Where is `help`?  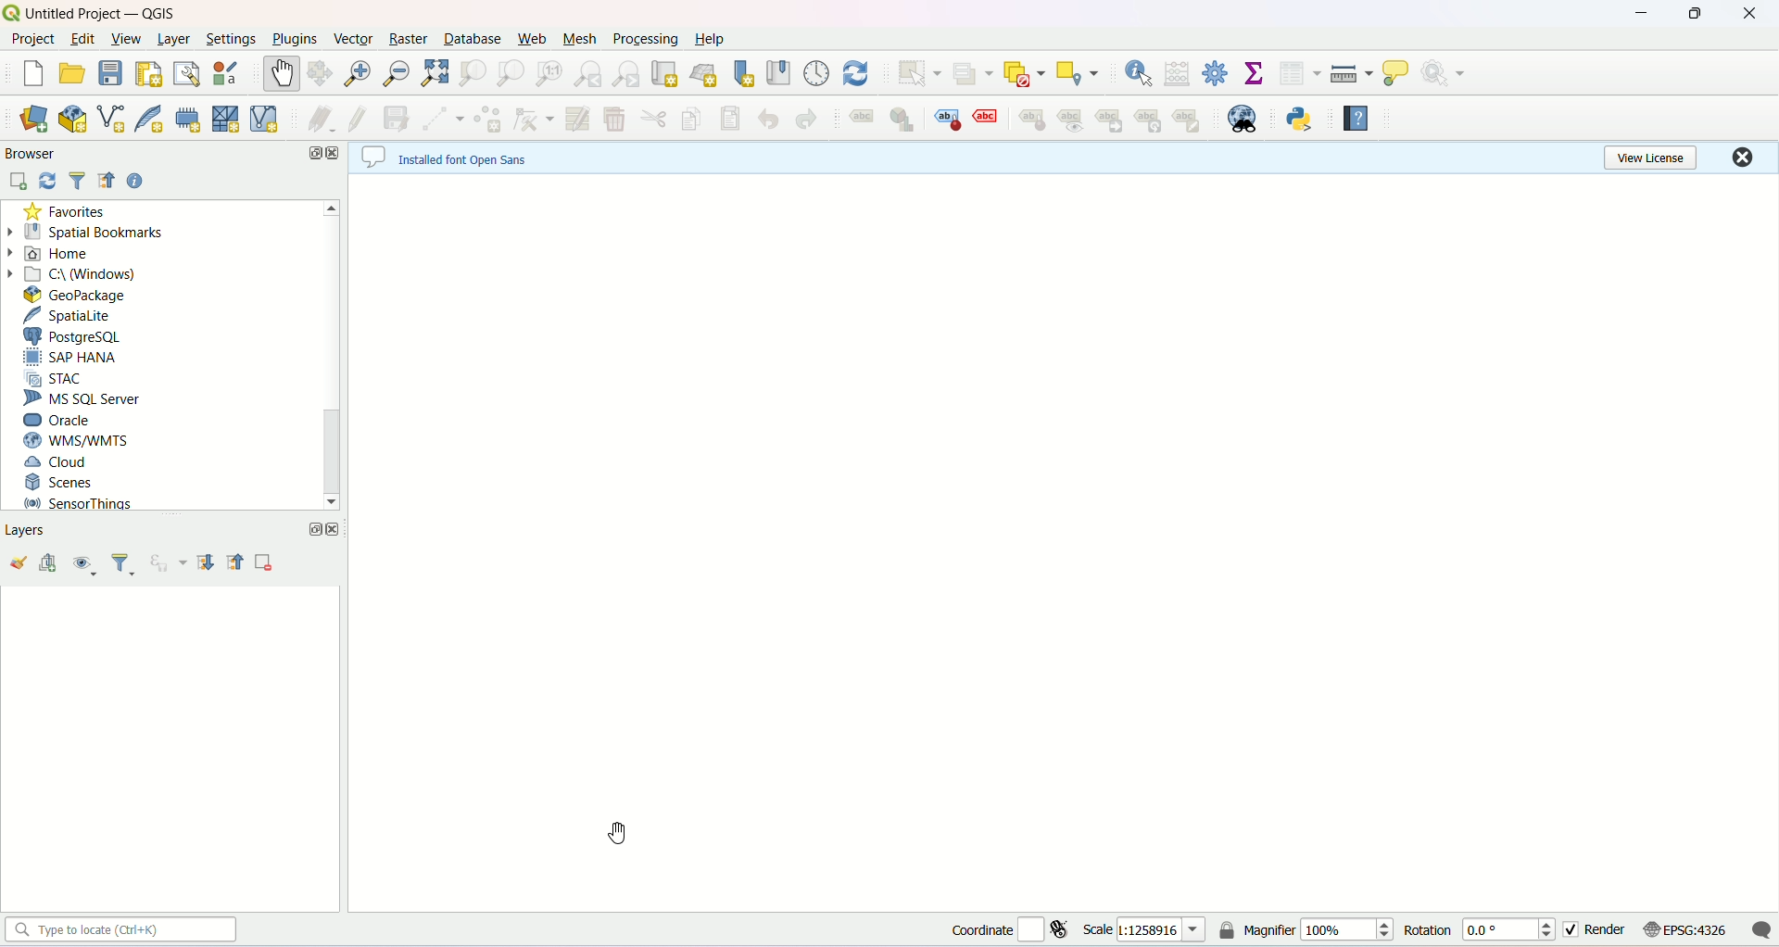
help is located at coordinates (712, 39).